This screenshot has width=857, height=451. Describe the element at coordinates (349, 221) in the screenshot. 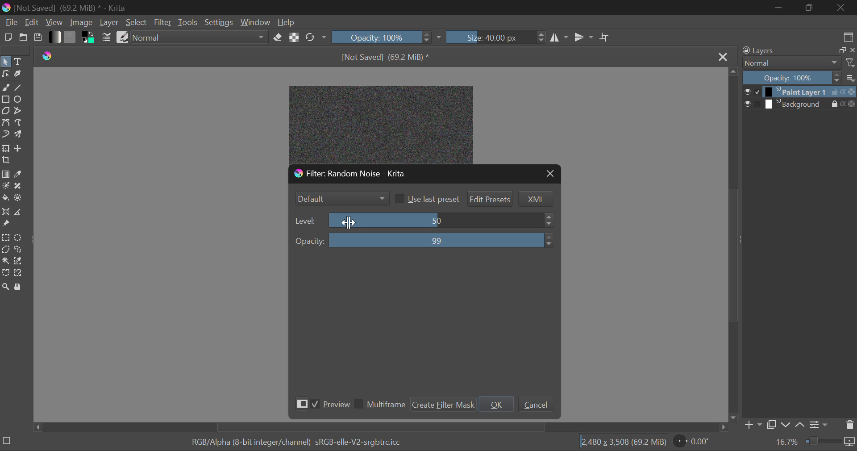

I see `Cursor Position` at that location.